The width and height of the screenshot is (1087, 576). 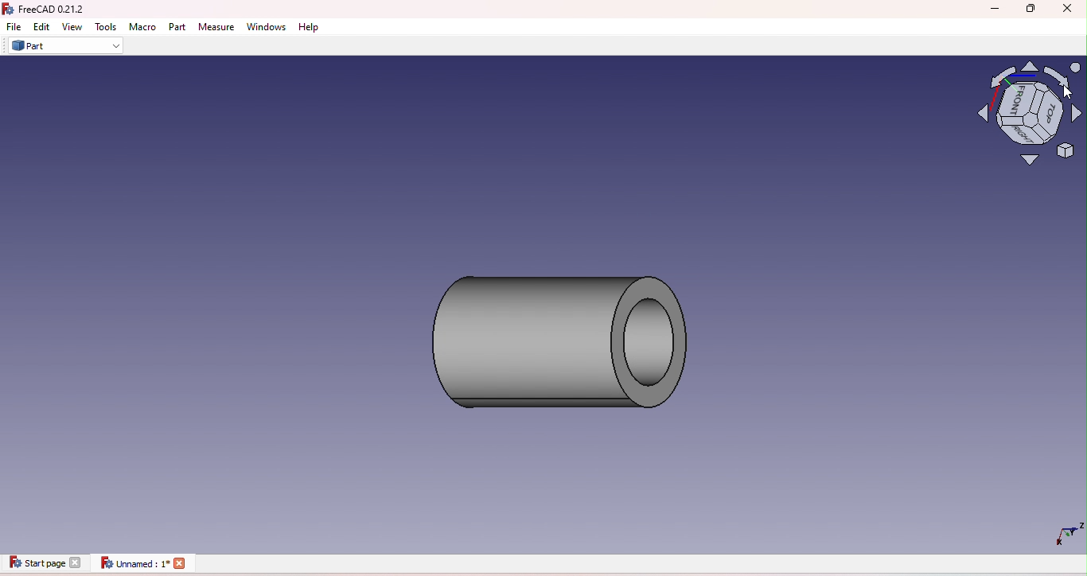 What do you see at coordinates (312, 27) in the screenshot?
I see `Help` at bounding box center [312, 27].